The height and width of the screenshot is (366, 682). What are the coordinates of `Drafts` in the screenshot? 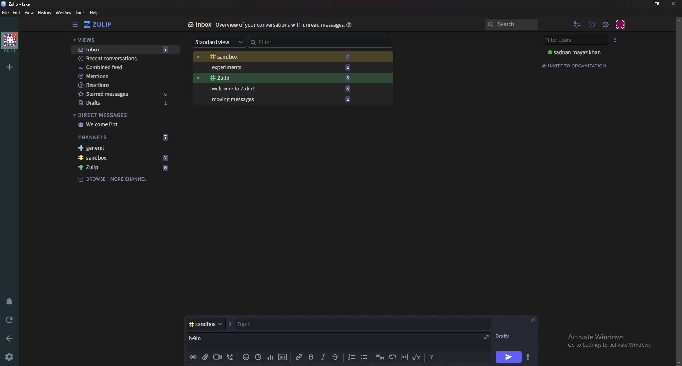 It's located at (504, 337).